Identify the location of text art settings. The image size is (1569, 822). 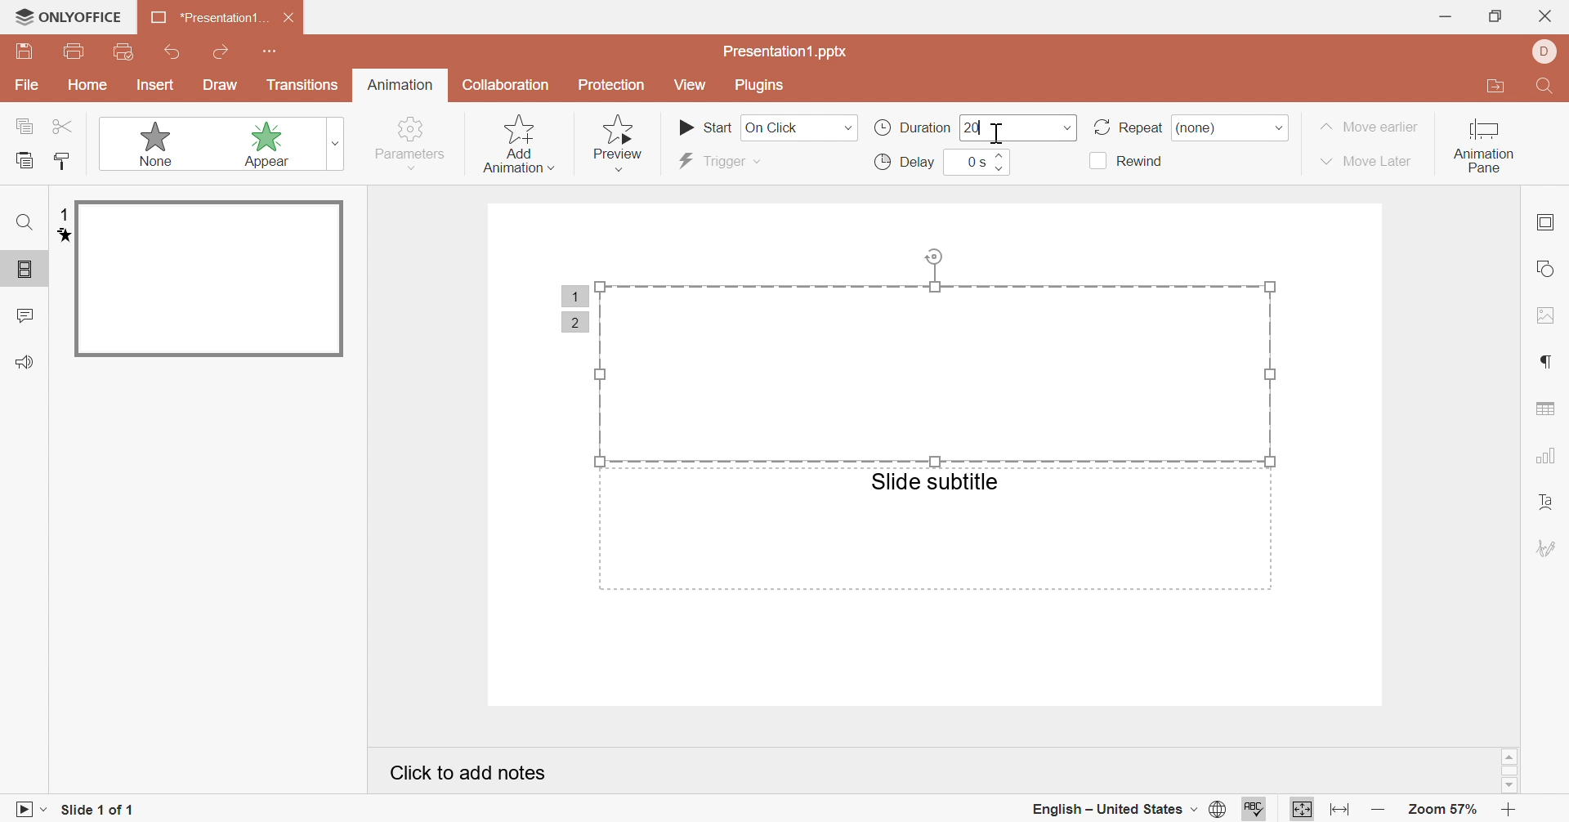
(1548, 504).